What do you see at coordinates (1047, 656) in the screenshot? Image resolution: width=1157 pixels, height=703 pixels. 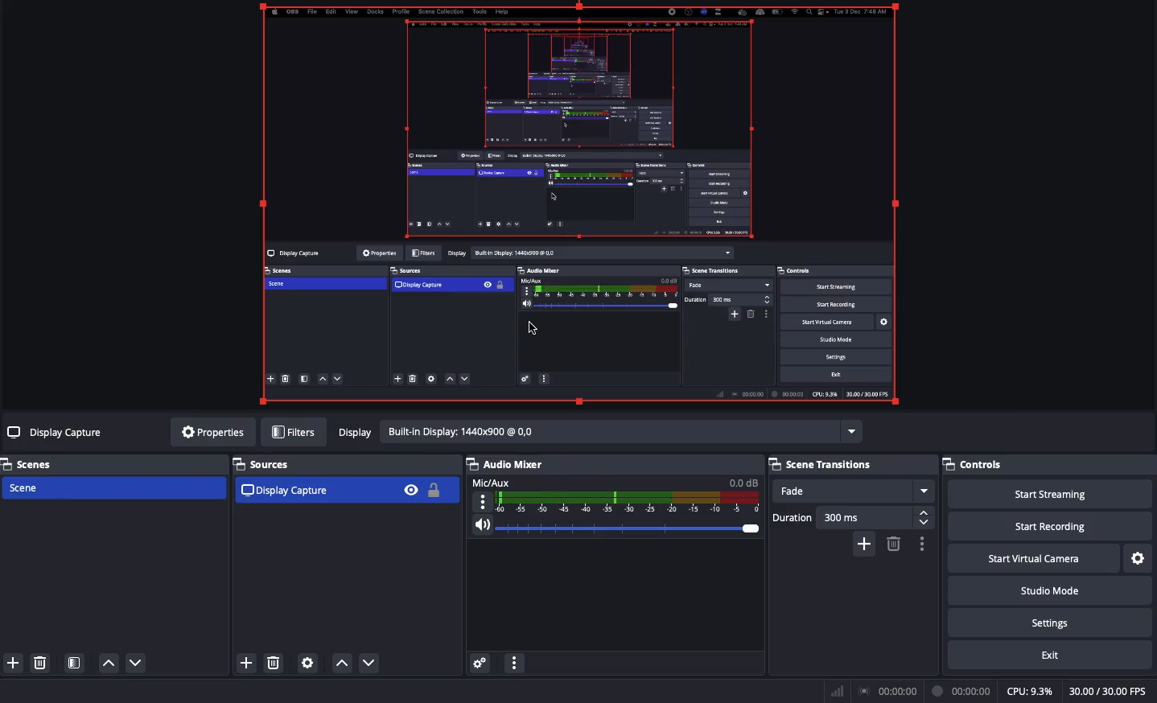 I see `Exit` at bounding box center [1047, 656].